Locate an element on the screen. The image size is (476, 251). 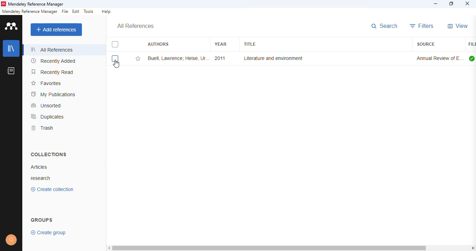
logo is located at coordinates (11, 26).